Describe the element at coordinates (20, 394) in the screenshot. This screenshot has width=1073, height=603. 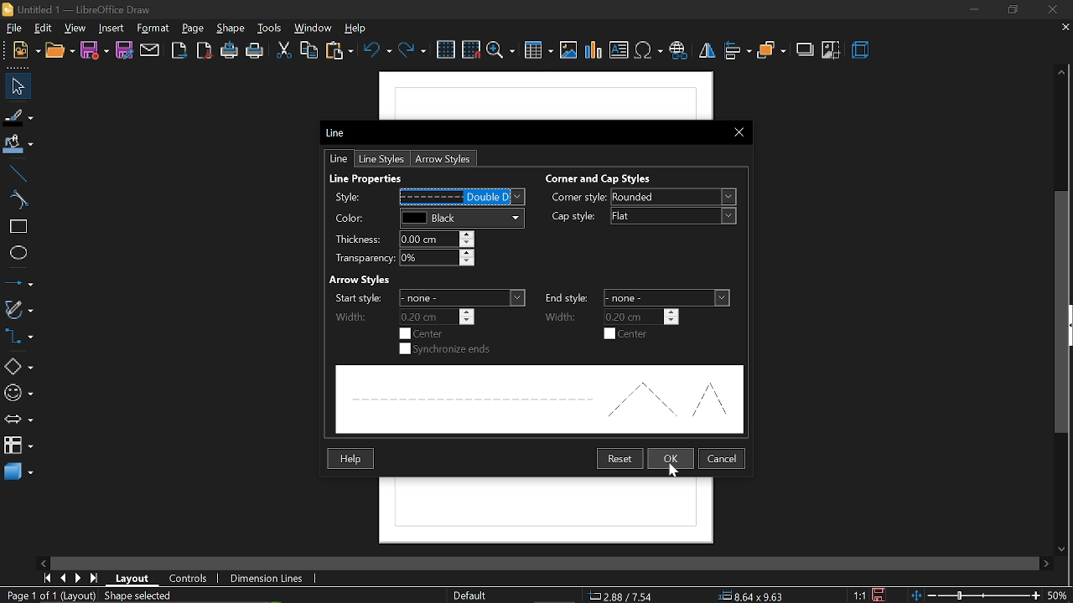
I see ` symbol shapes` at that location.